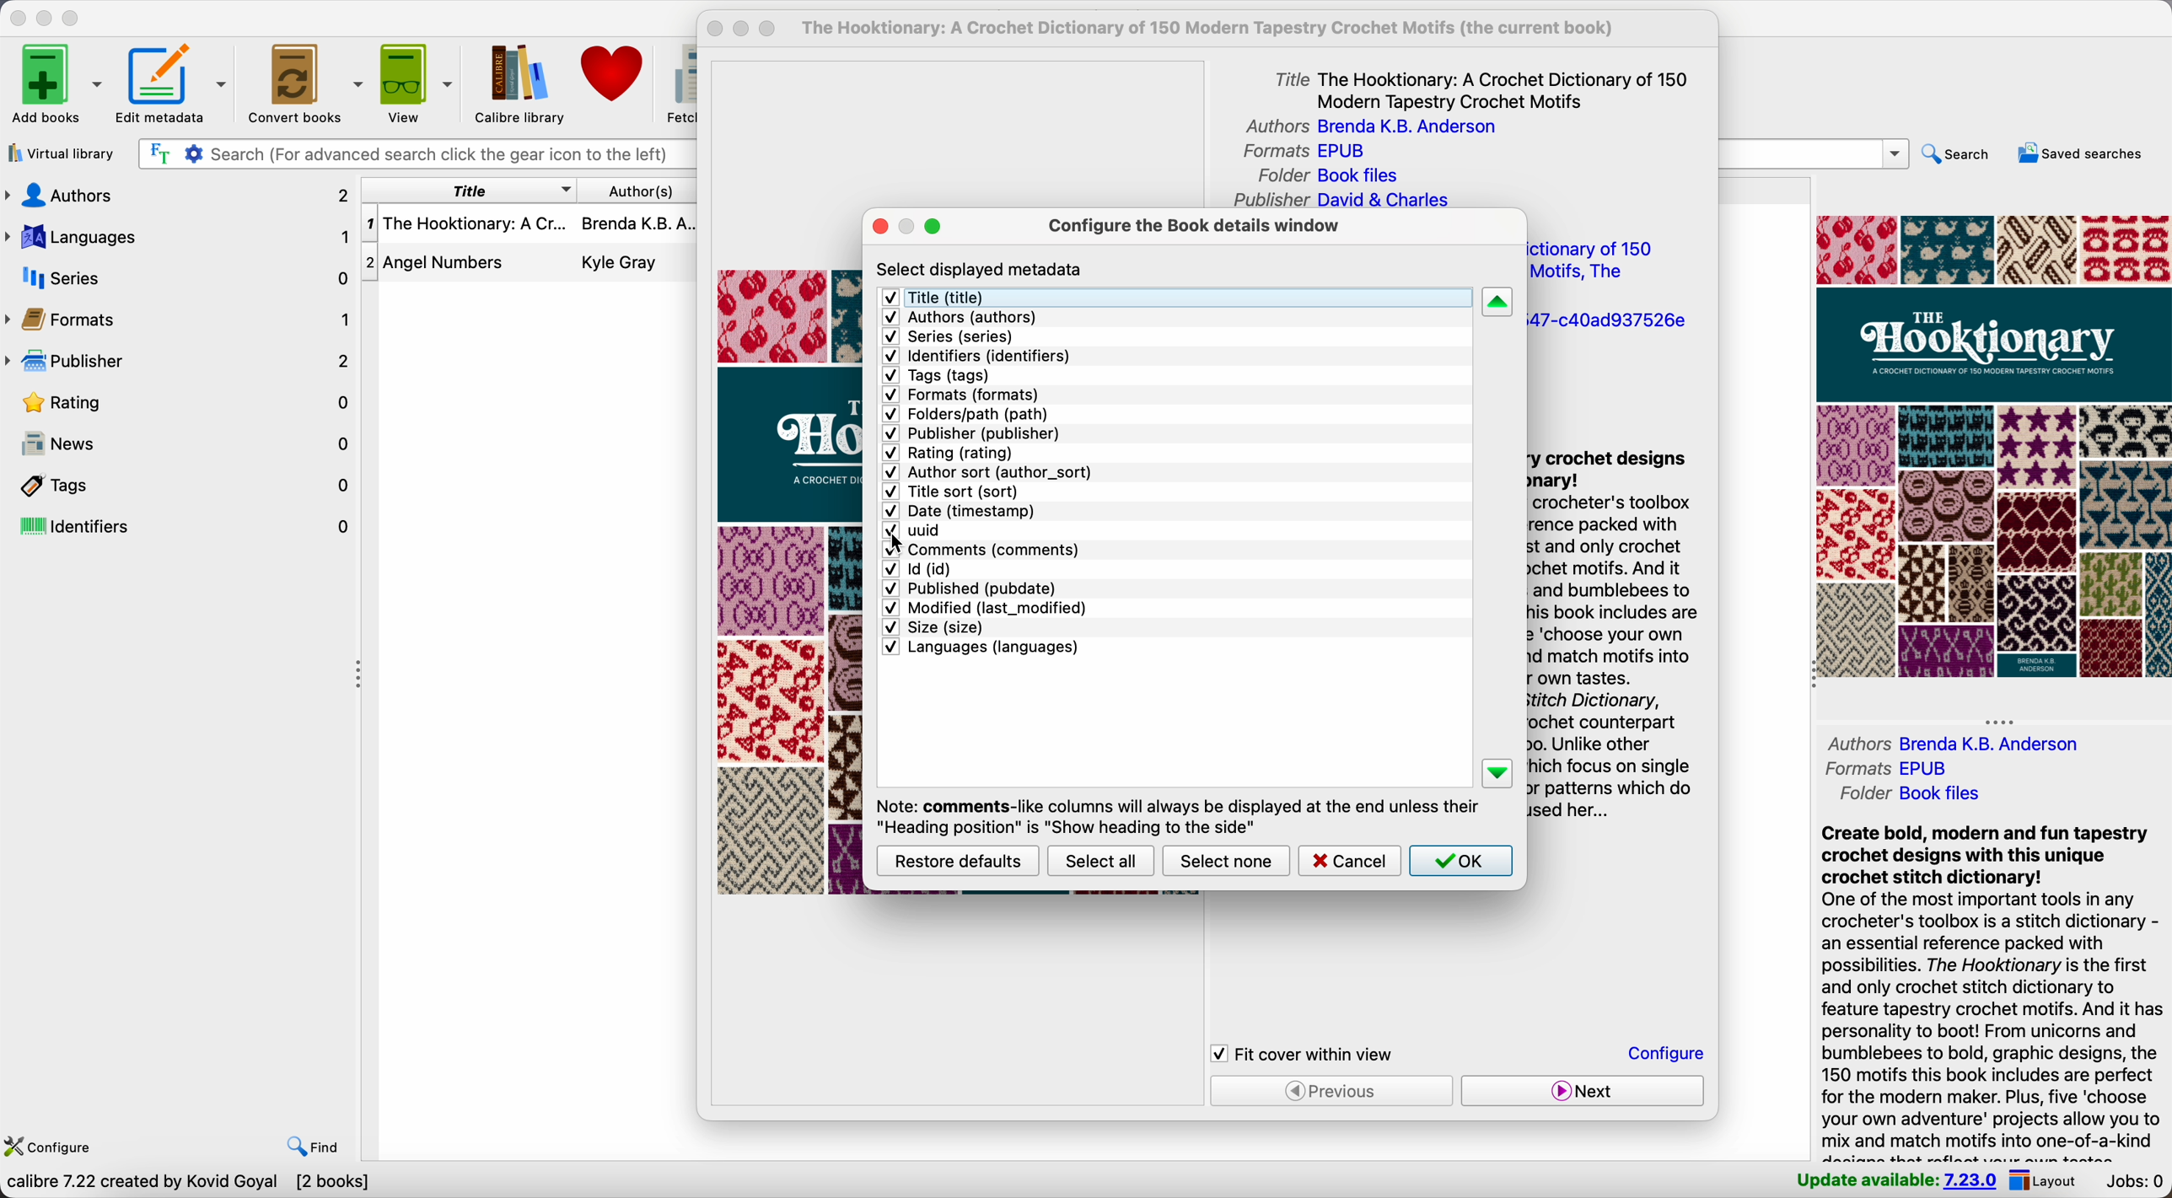 The width and height of the screenshot is (2172, 1198). I want to click on close popup, so click(881, 228).